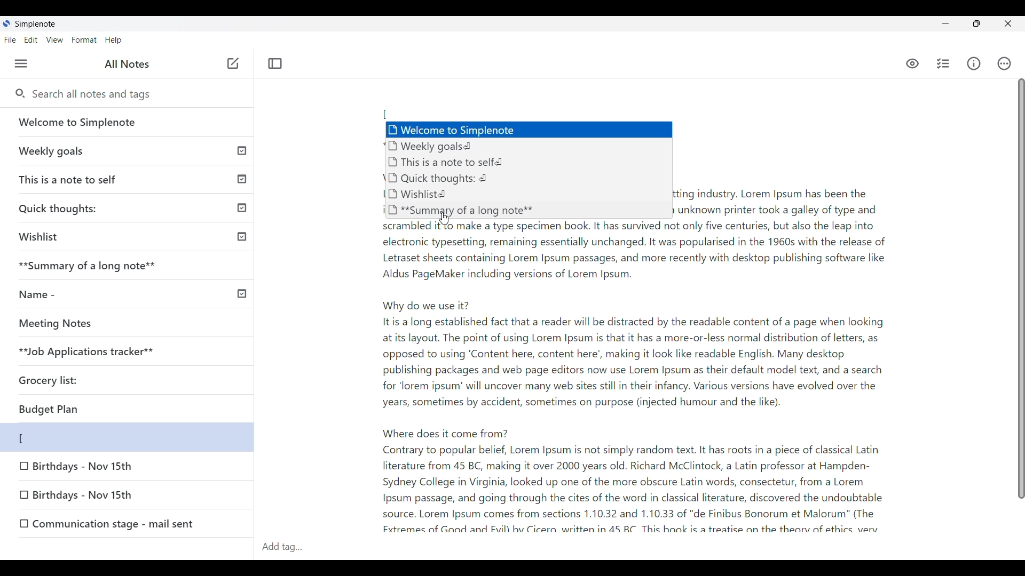 The height and width of the screenshot is (576, 1025). I want to click on File, so click(10, 39).